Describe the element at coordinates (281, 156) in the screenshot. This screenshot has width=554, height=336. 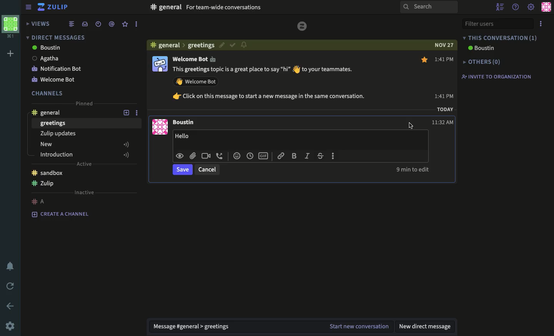
I see `link` at that location.